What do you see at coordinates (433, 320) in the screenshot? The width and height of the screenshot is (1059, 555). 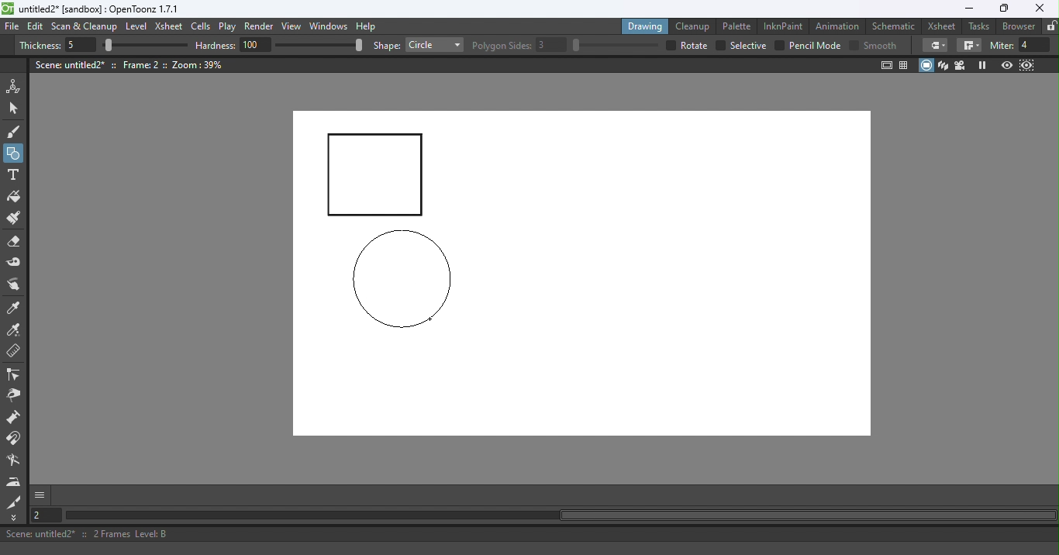 I see `Cursor` at bounding box center [433, 320].